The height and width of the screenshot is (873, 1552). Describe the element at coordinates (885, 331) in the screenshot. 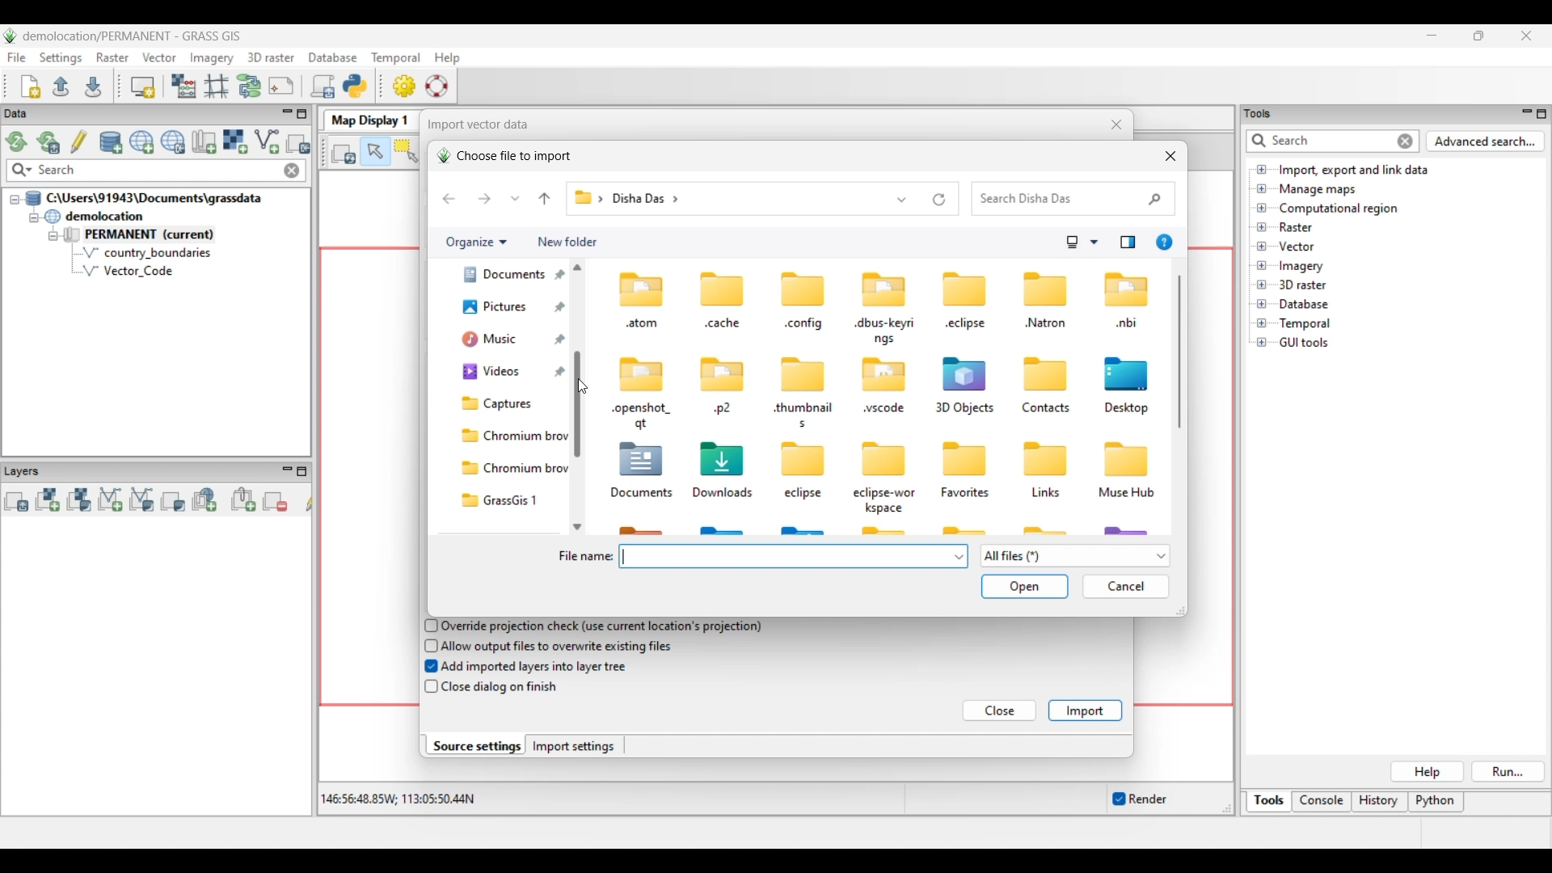

I see `«dbus-keyri
ngs` at that location.